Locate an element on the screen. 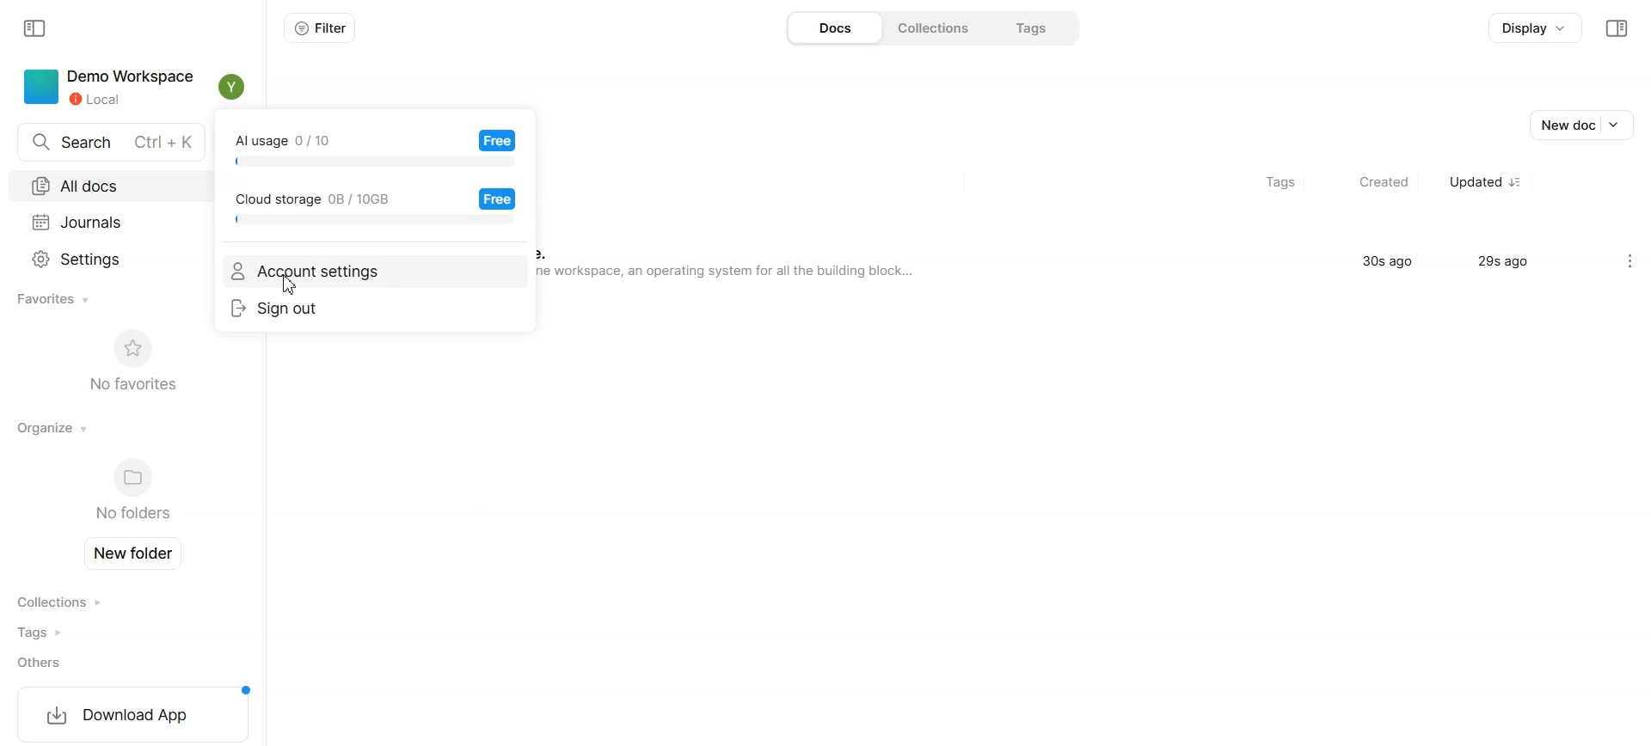 The height and width of the screenshot is (746, 1651). New doc is located at coordinates (1585, 125).